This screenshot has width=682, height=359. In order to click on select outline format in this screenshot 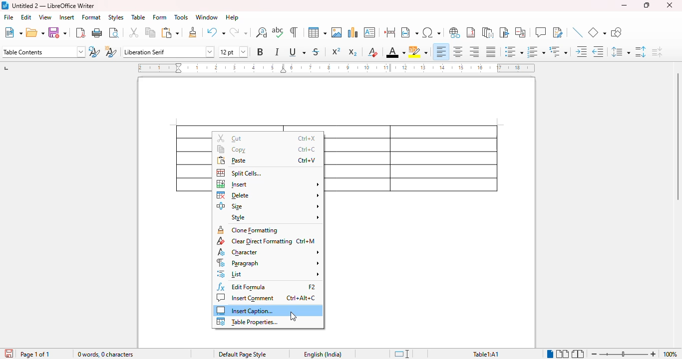, I will do `click(558, 51)`.